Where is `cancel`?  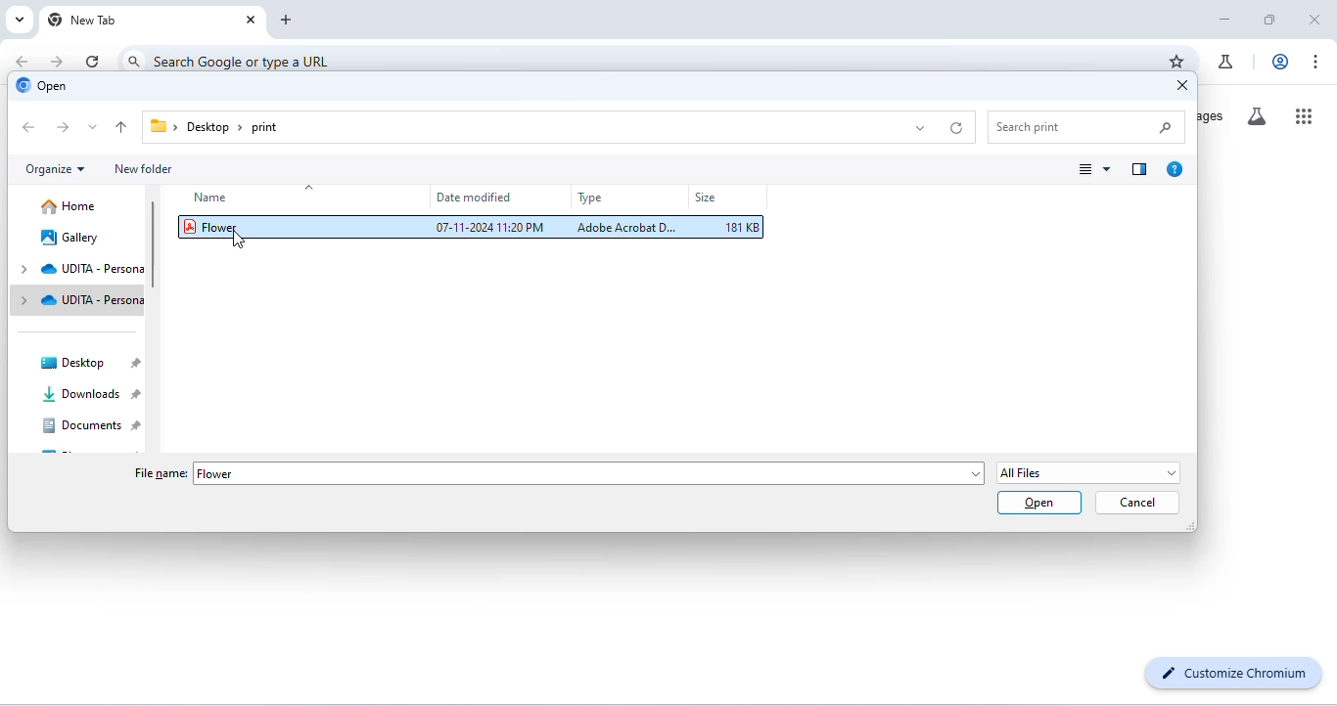 cancel is located at coordinates (1136, 504).